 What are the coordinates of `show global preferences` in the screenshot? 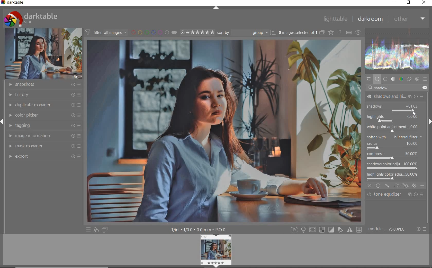 It's located at (358, 33).